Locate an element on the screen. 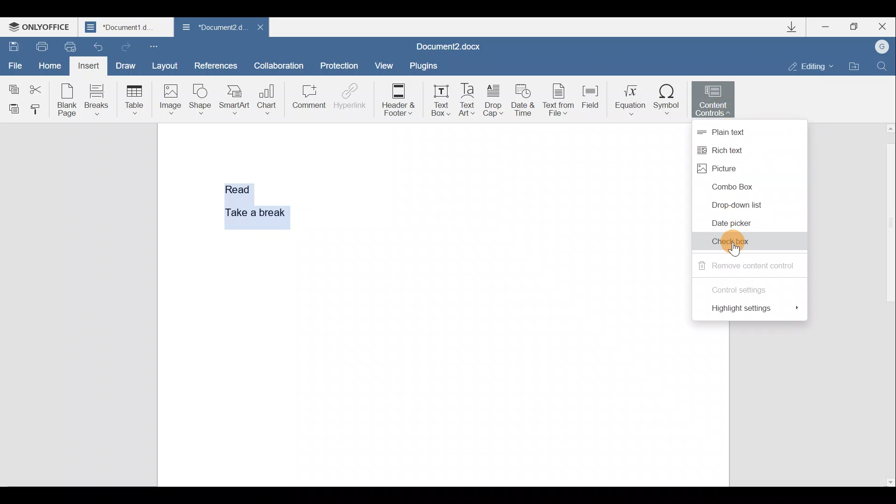 Image resolution: width=896 pixels, height=504 pixels. Undo is located at coordinates (96, 47).